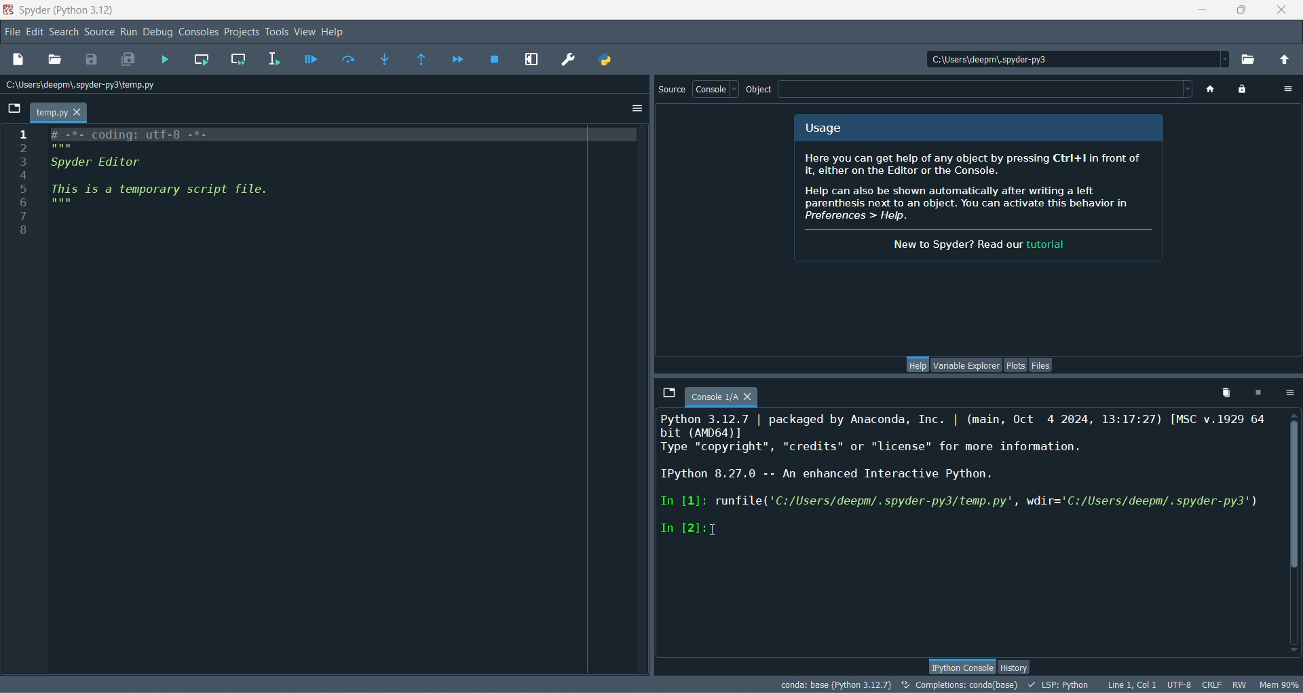  I want to click on blank space, so click(986, 89).